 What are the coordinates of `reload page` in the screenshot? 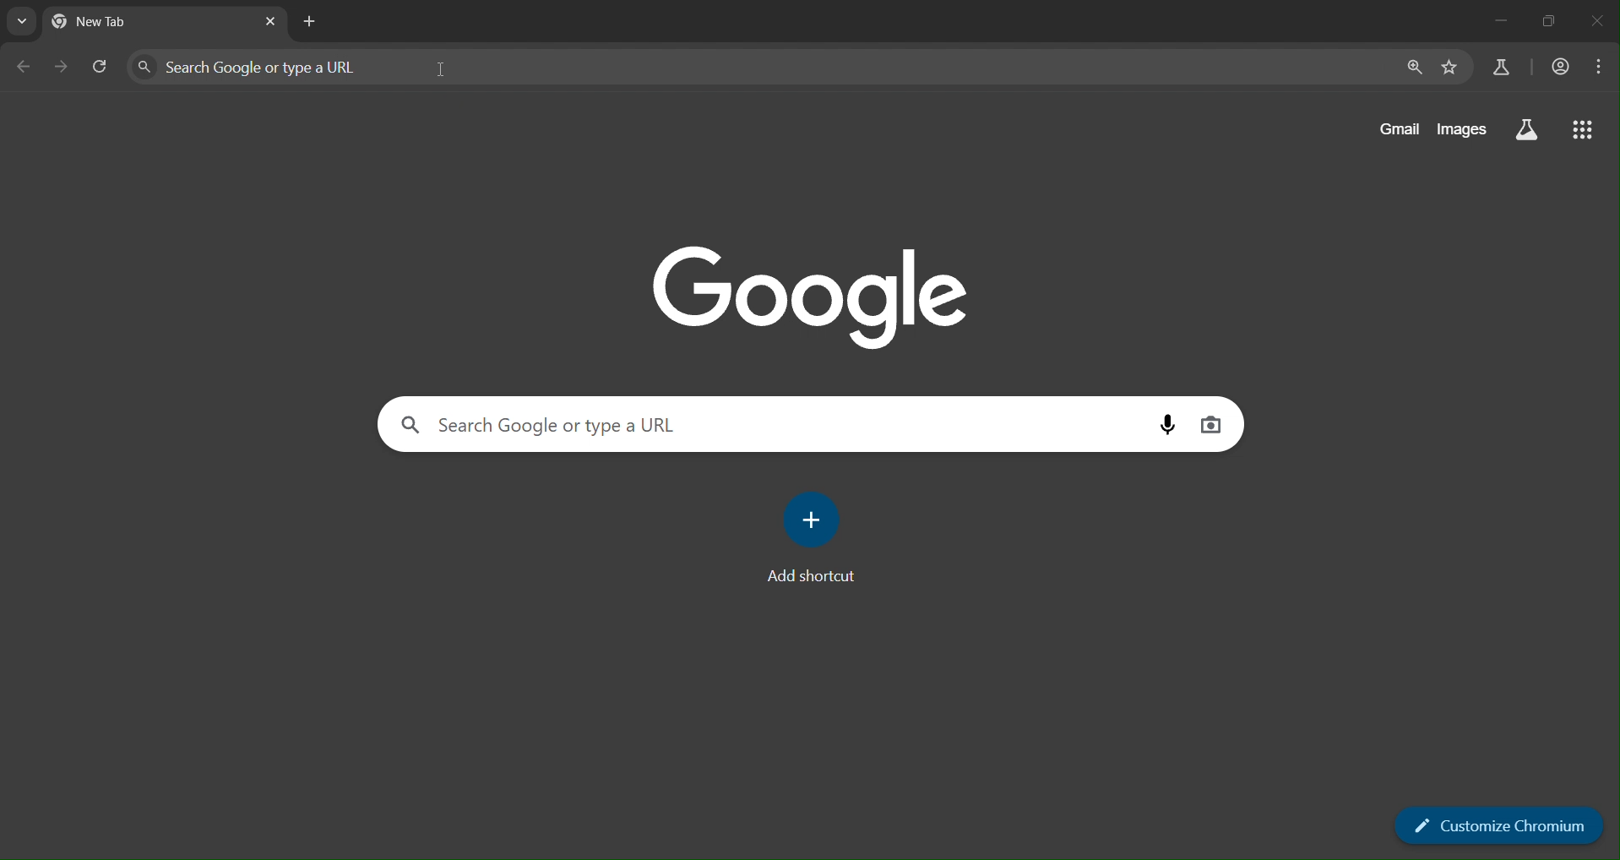 It's located at (102, 65).